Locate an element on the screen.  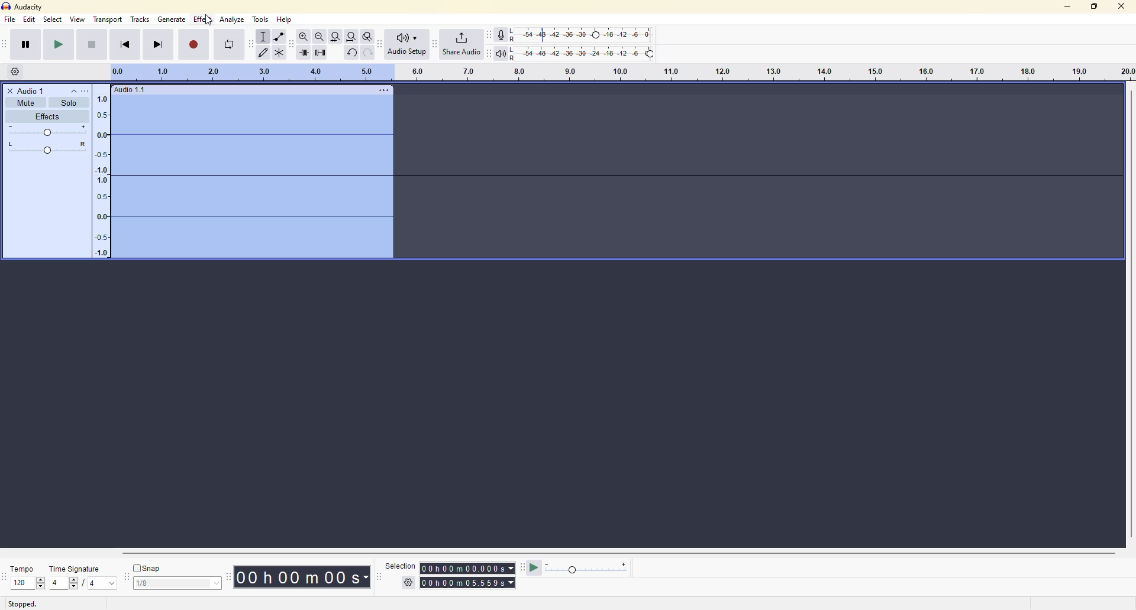
audio is located at coordinates (130, 90).